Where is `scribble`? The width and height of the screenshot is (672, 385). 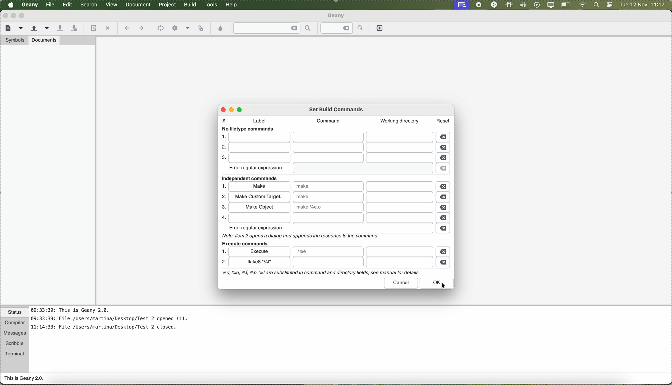 scribble is located at coordinates (15, 343).